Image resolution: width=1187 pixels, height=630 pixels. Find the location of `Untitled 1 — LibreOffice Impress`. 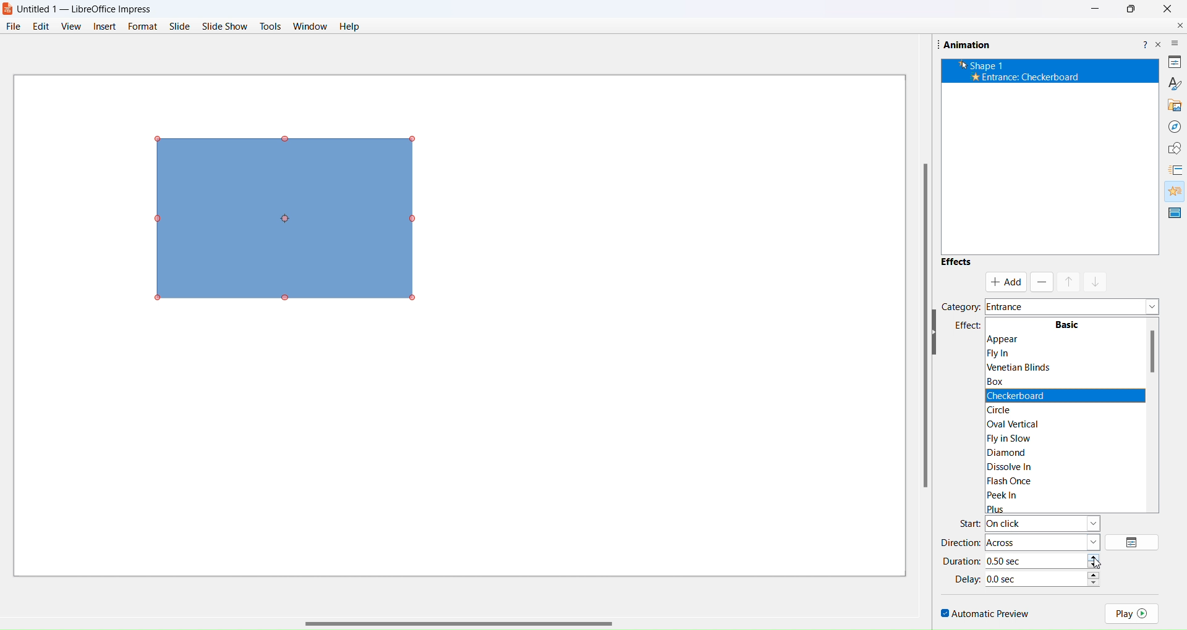

Untitled 1 — LibreOffice Impress is located at coordinates (92, 8).